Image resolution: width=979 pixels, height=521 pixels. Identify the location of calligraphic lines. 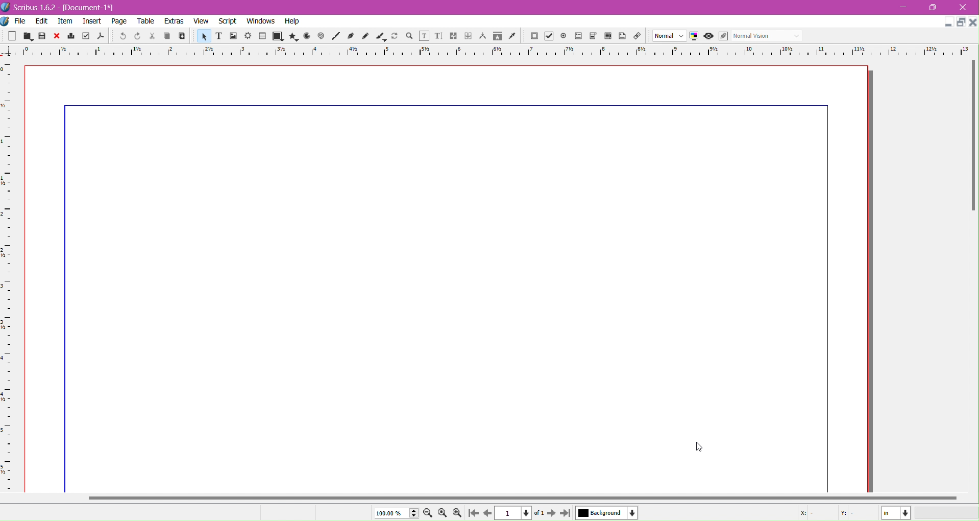
(381, 37).